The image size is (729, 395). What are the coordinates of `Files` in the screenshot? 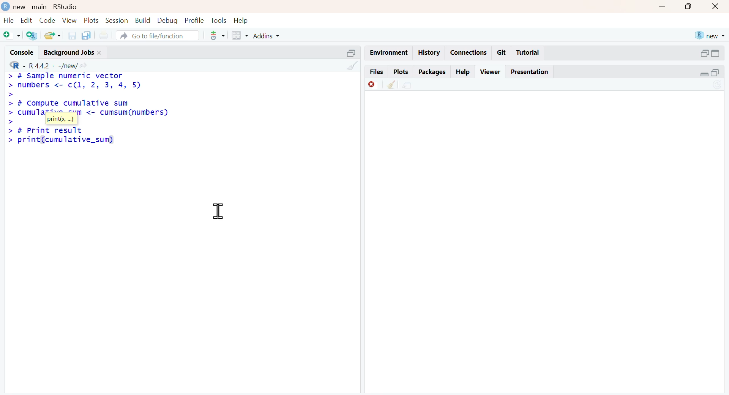 It's located at (377, 72).